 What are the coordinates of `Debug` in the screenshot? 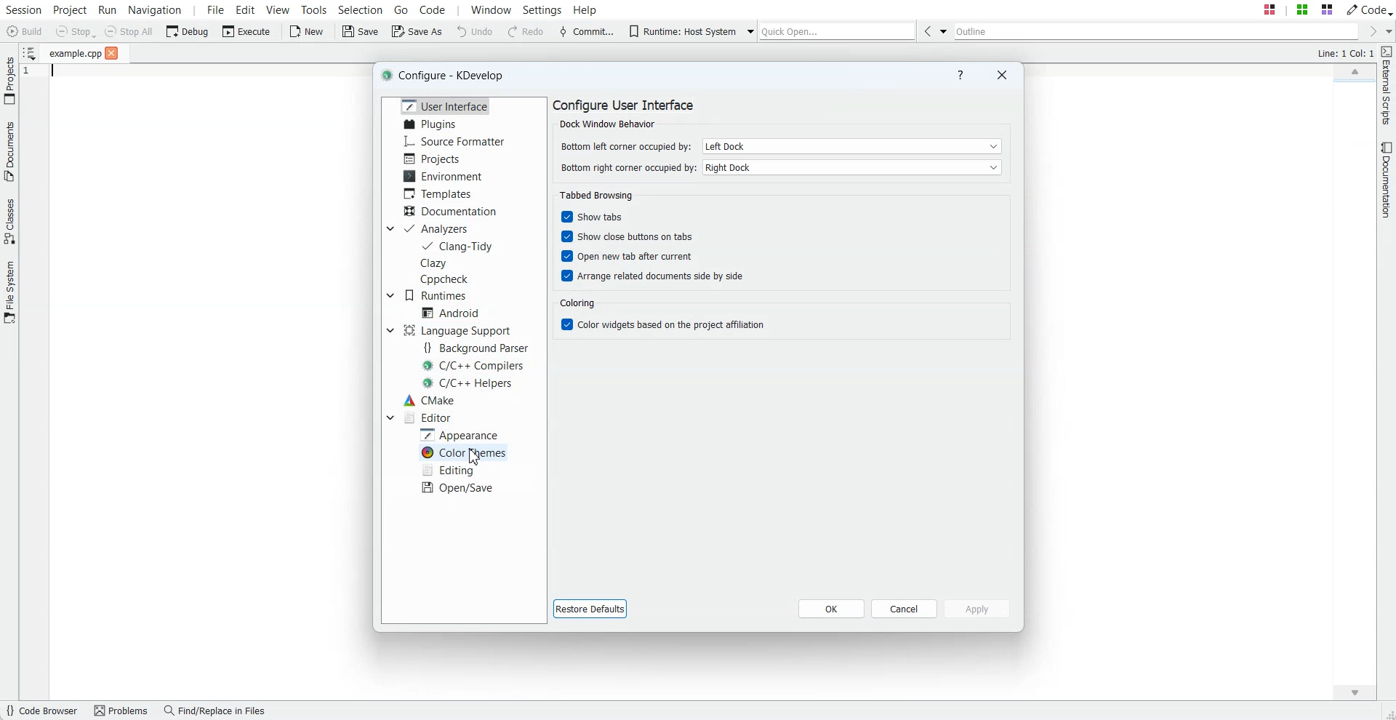 It's located at (188, 31).